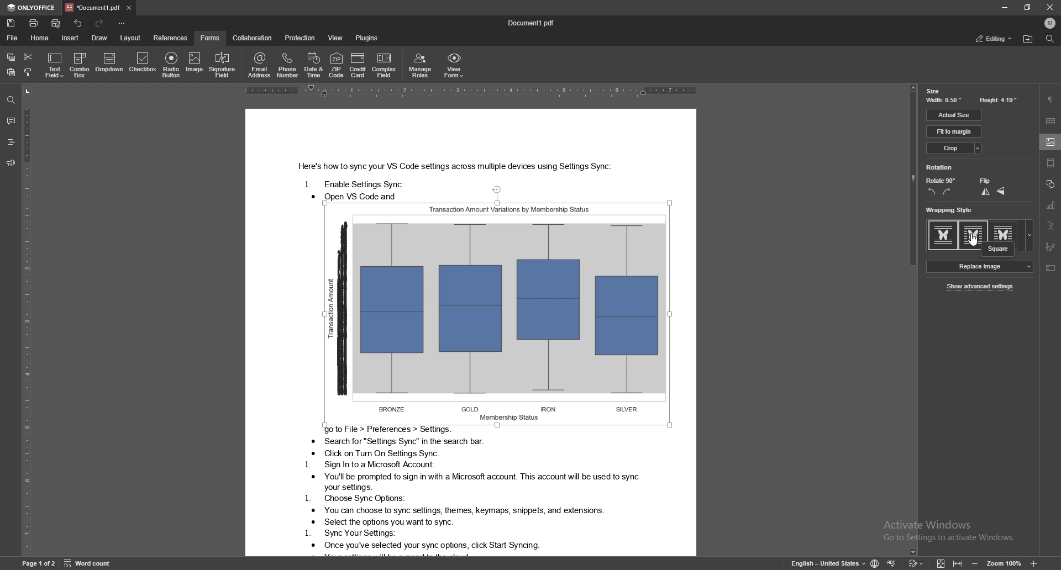  Describe the element at coordinates (1052, 99) in the screenshot. I see `paragraph` at that location.